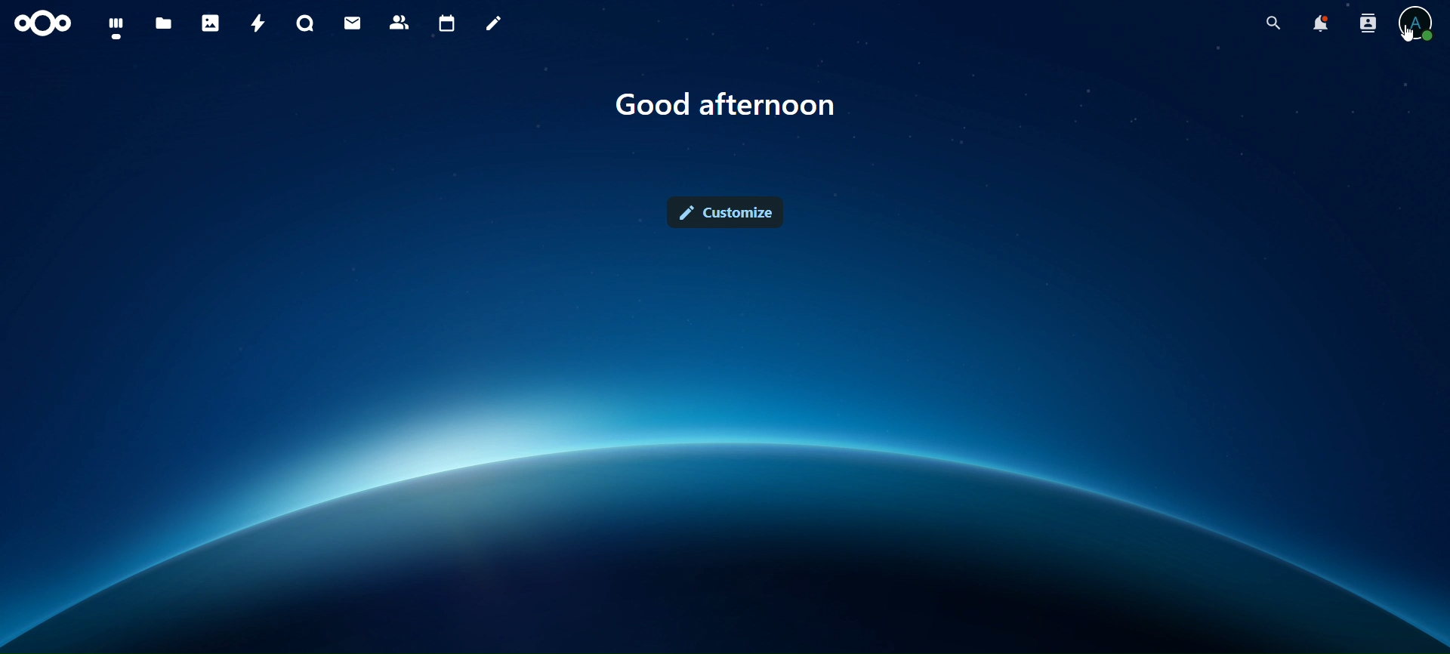 The height and width of the screenshot is (654, 1450). I want to click on icon, so click(40, 21).